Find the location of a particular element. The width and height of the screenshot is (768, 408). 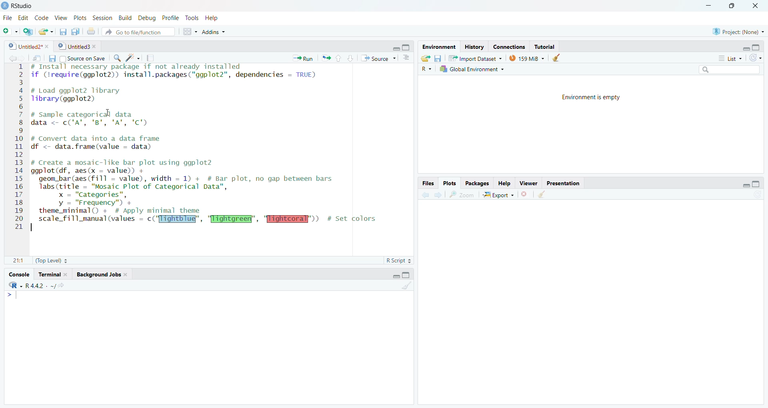

Environment is empty is located at coordinates (594, 98).